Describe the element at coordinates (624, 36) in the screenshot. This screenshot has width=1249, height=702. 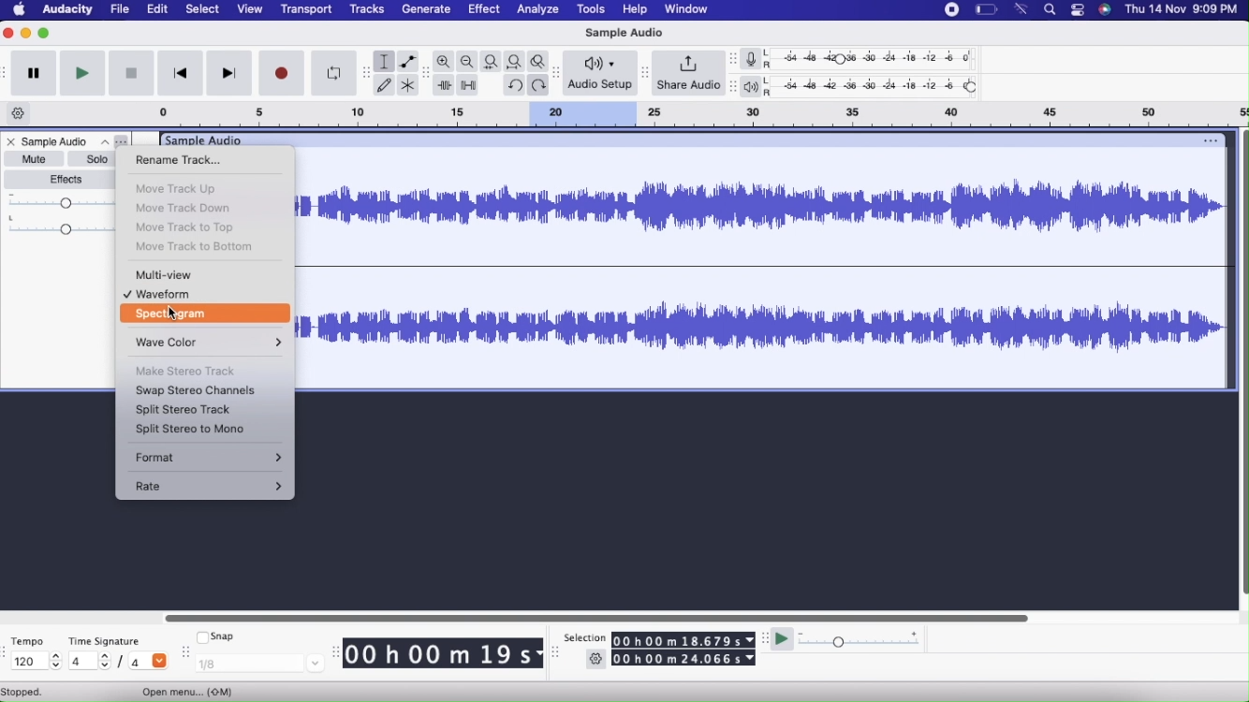
I see `Sample Audio` at that location.